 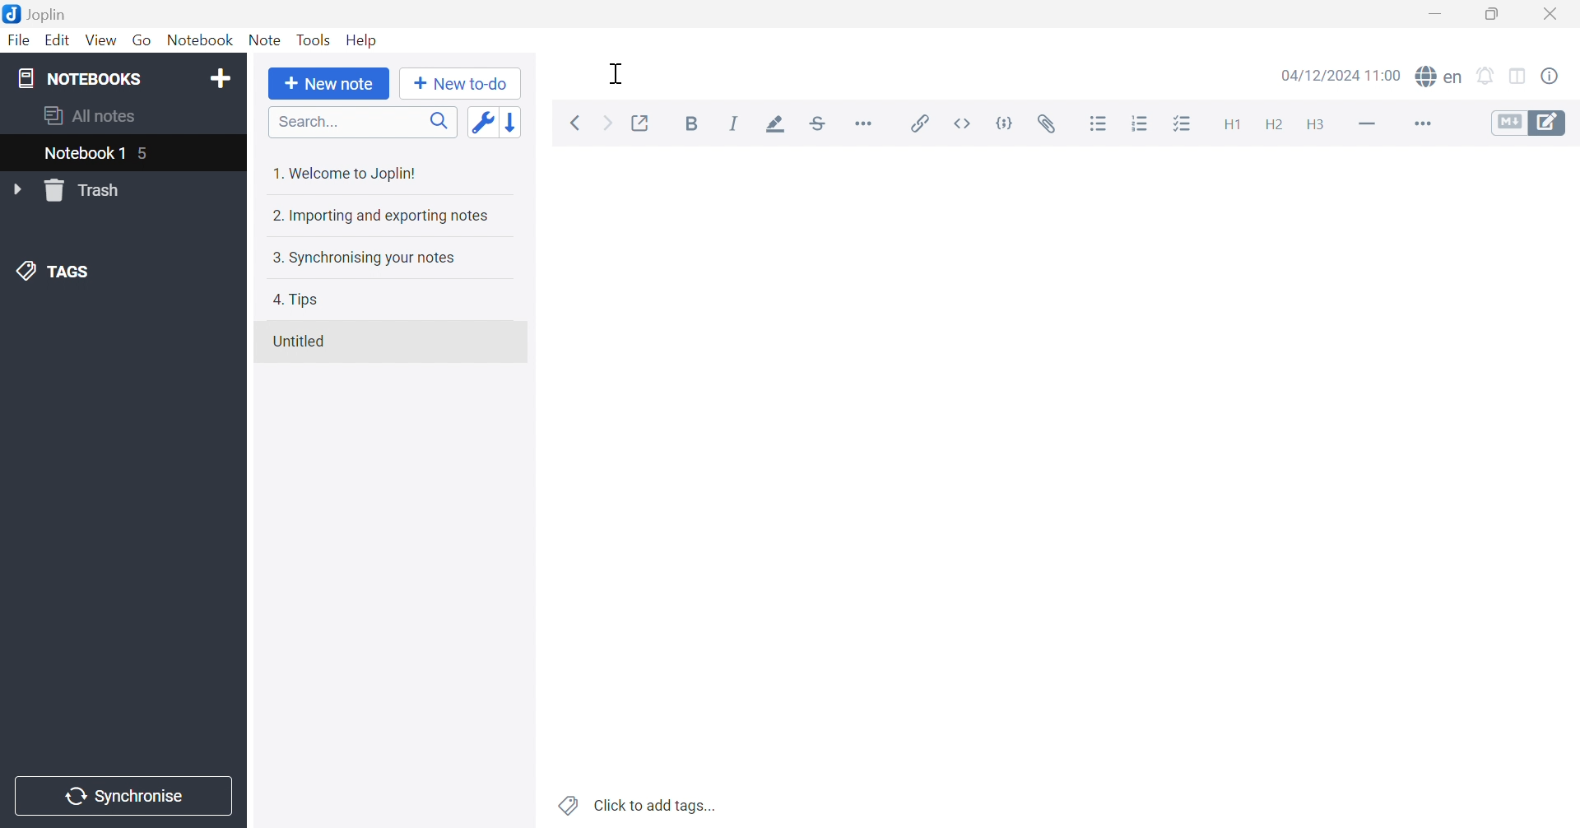 I want to click on TAGS, so click(x=53, y=273).